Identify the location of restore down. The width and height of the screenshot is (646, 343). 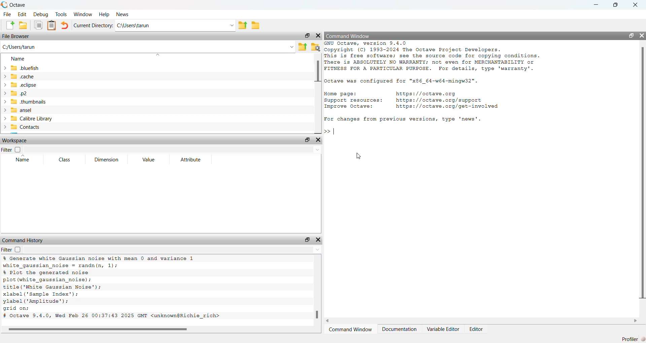
(308, 36).